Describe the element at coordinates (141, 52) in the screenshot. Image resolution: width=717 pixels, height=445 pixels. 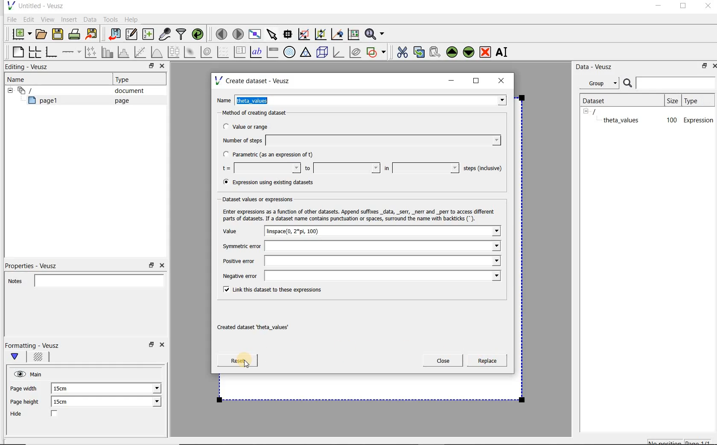
I see `Fit a function to data` at that location.